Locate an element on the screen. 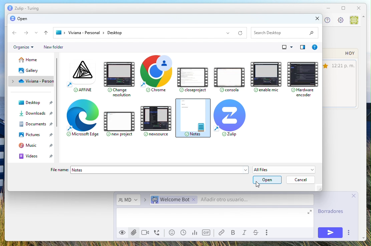 The width and height of the screenshot is (371, 246). close is located at coordinates (355, 196).